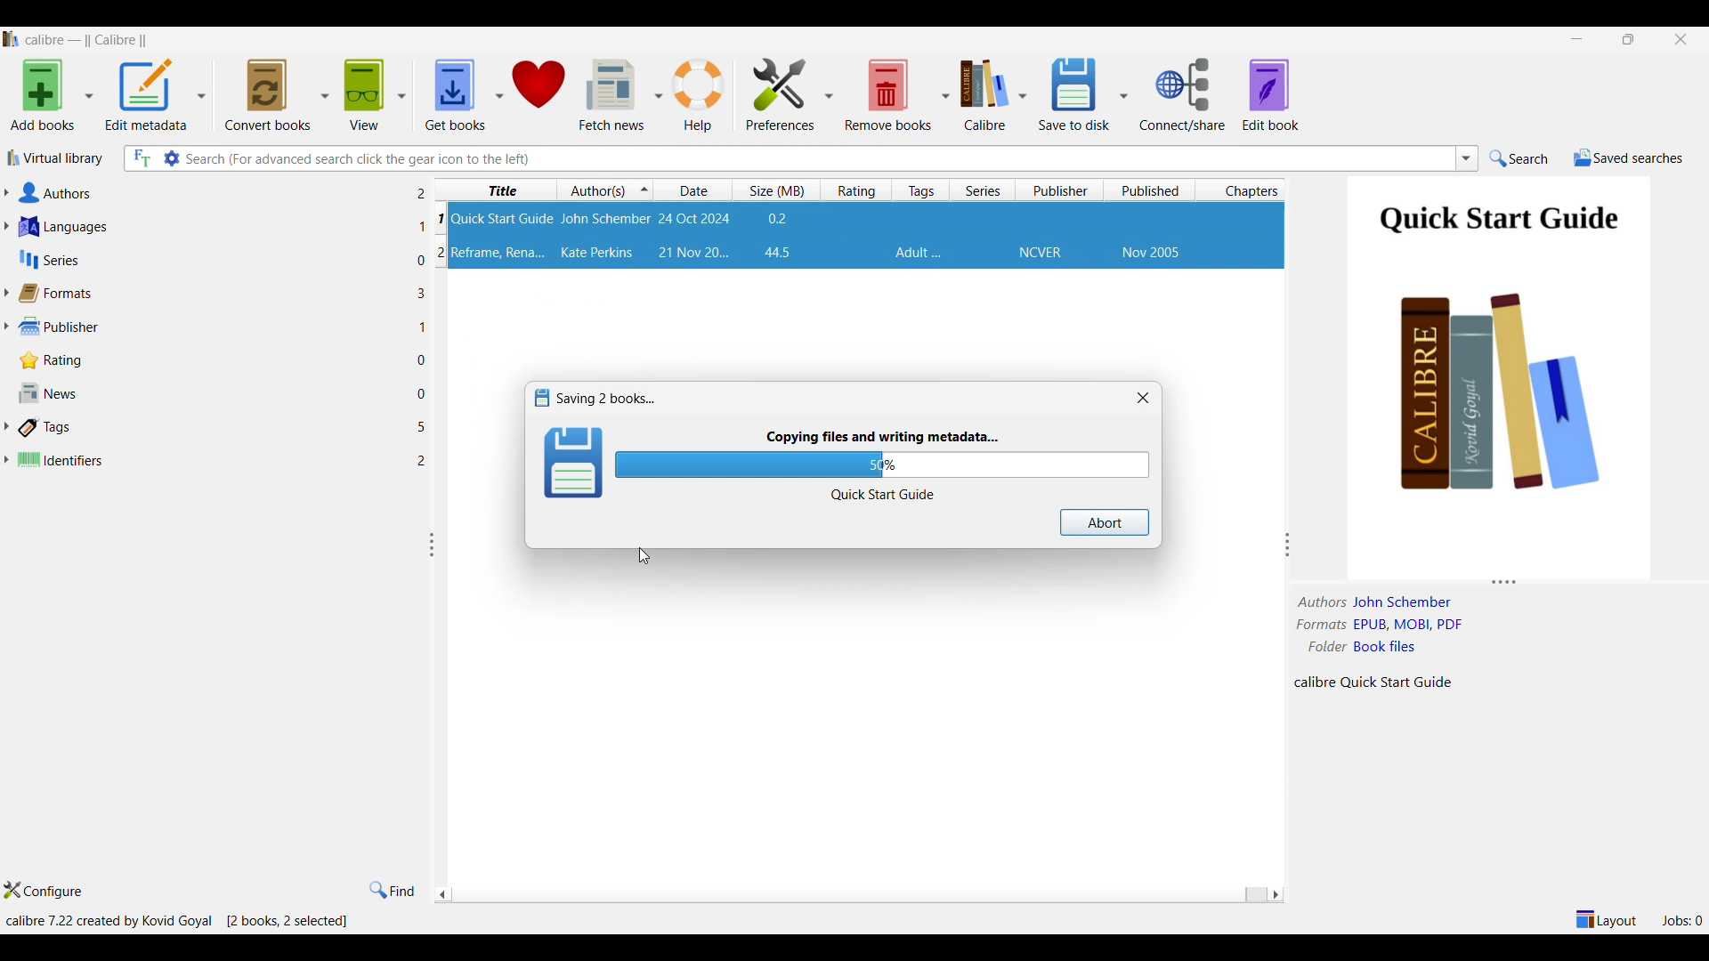 This screenshot has height=961, width=1709. Describe the element at coordinates (539, 95) in the screenshot. I see `Donate` at that location.